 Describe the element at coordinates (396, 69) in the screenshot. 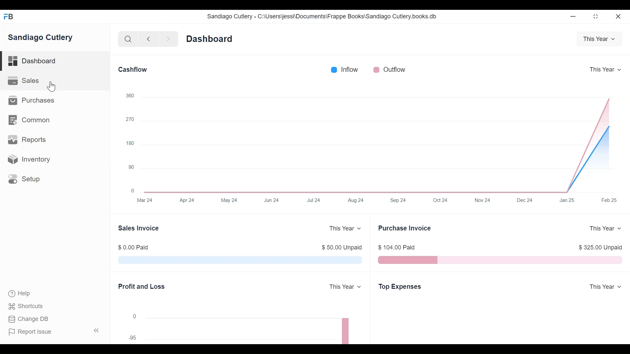

I see `Outflow` at that location.